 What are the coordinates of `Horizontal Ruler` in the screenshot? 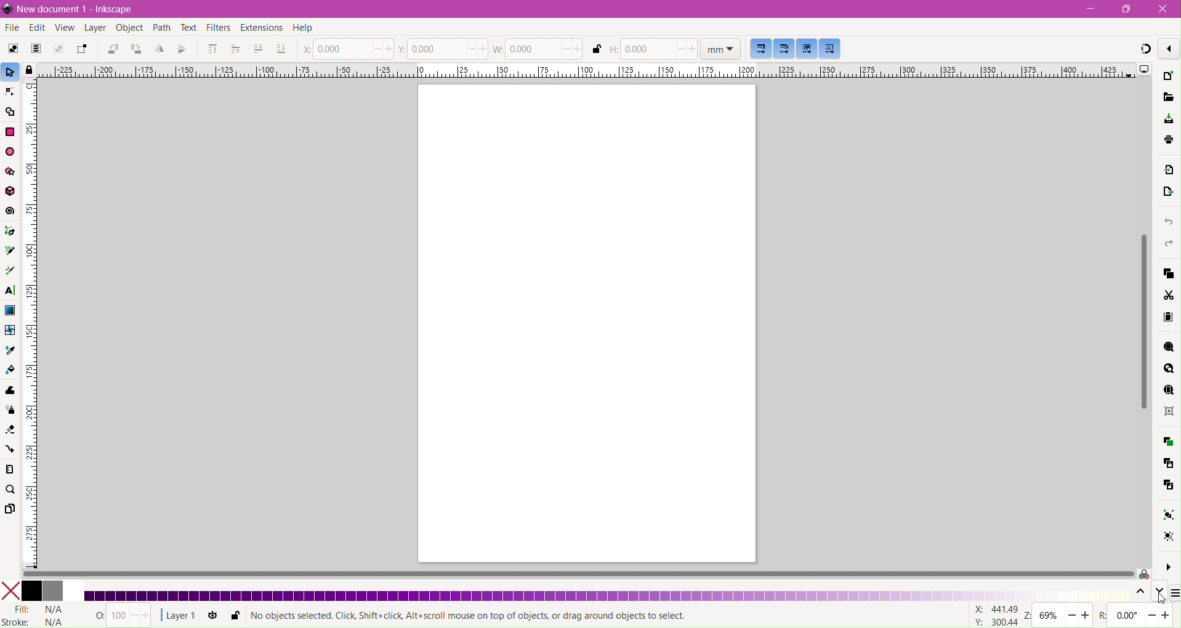 It's located at (584, 70).